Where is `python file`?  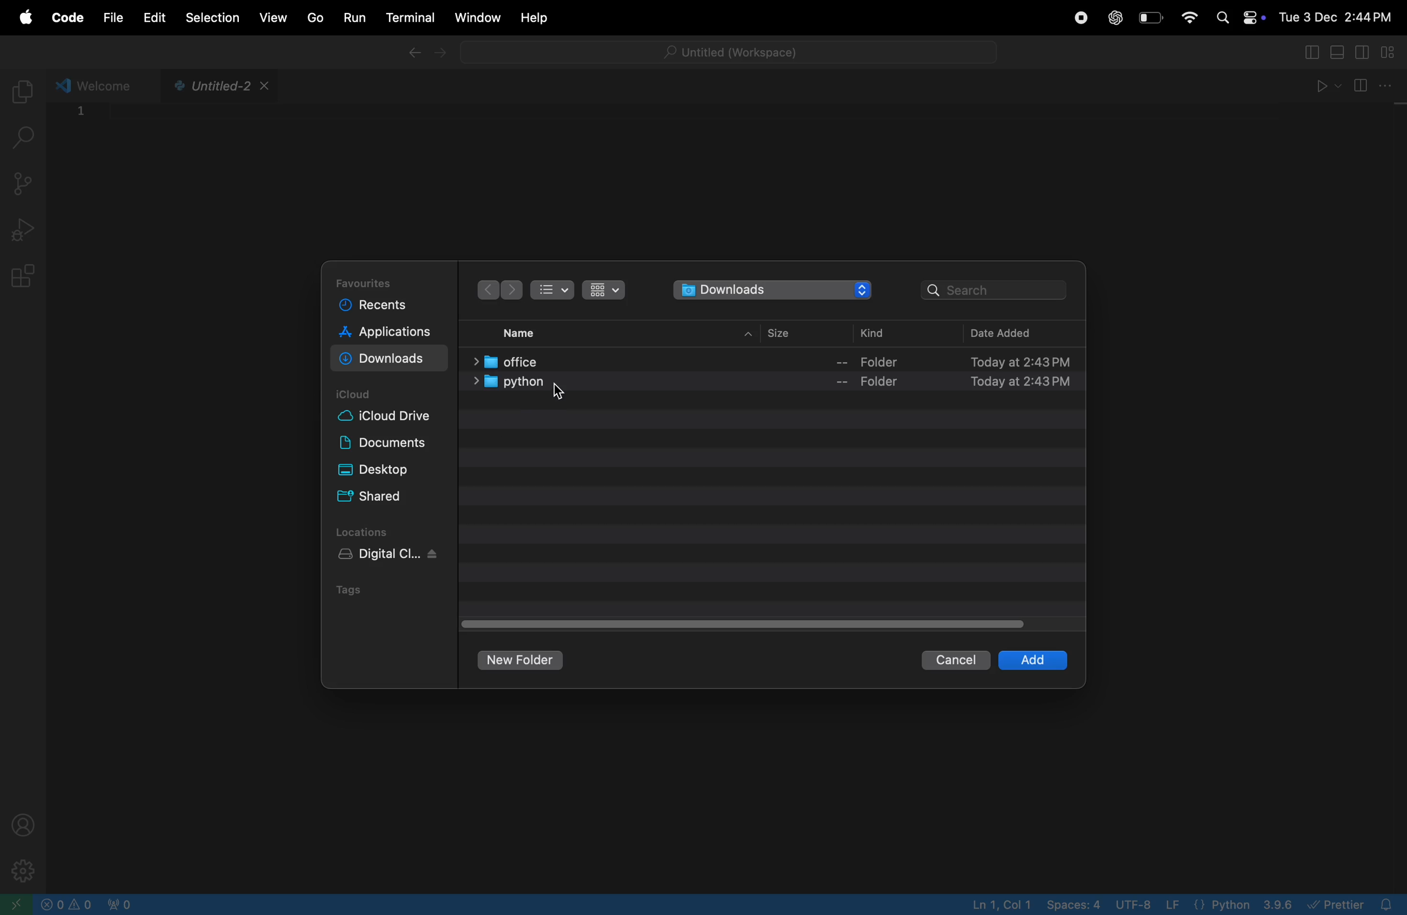
python file is located at coordinates (218, 87).